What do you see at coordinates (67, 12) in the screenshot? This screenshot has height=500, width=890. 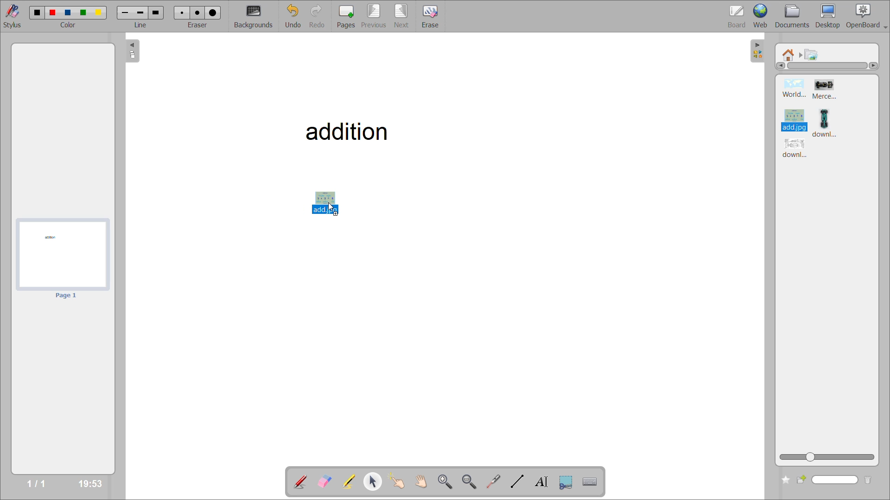 I see `color 3` at bounding box center [67, 12].